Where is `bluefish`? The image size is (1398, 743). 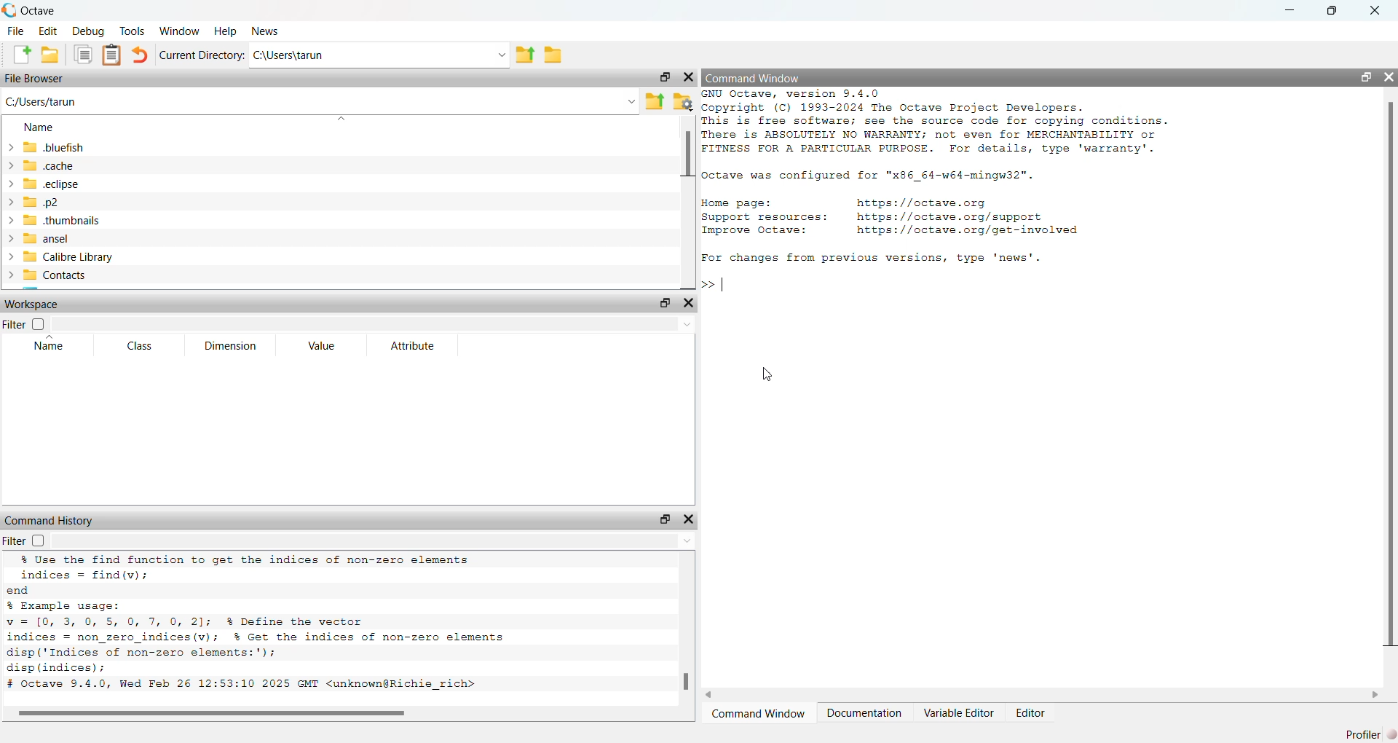
bluefish is located at coordinates (47, 147).